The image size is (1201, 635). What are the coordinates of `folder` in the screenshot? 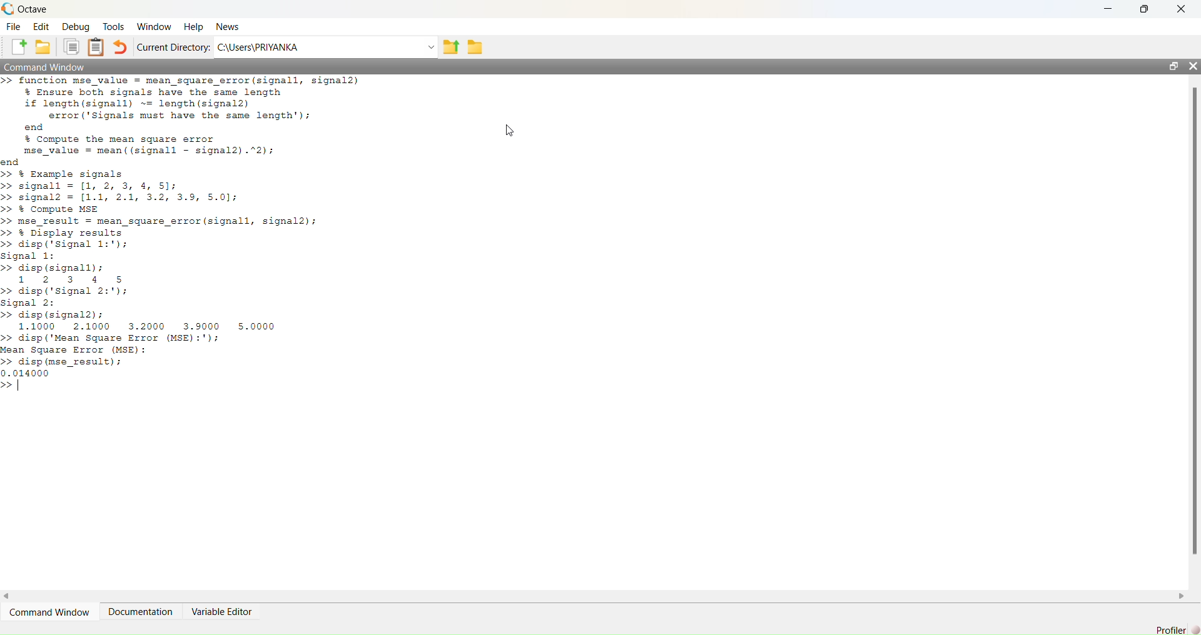 It's located at (475, 47).